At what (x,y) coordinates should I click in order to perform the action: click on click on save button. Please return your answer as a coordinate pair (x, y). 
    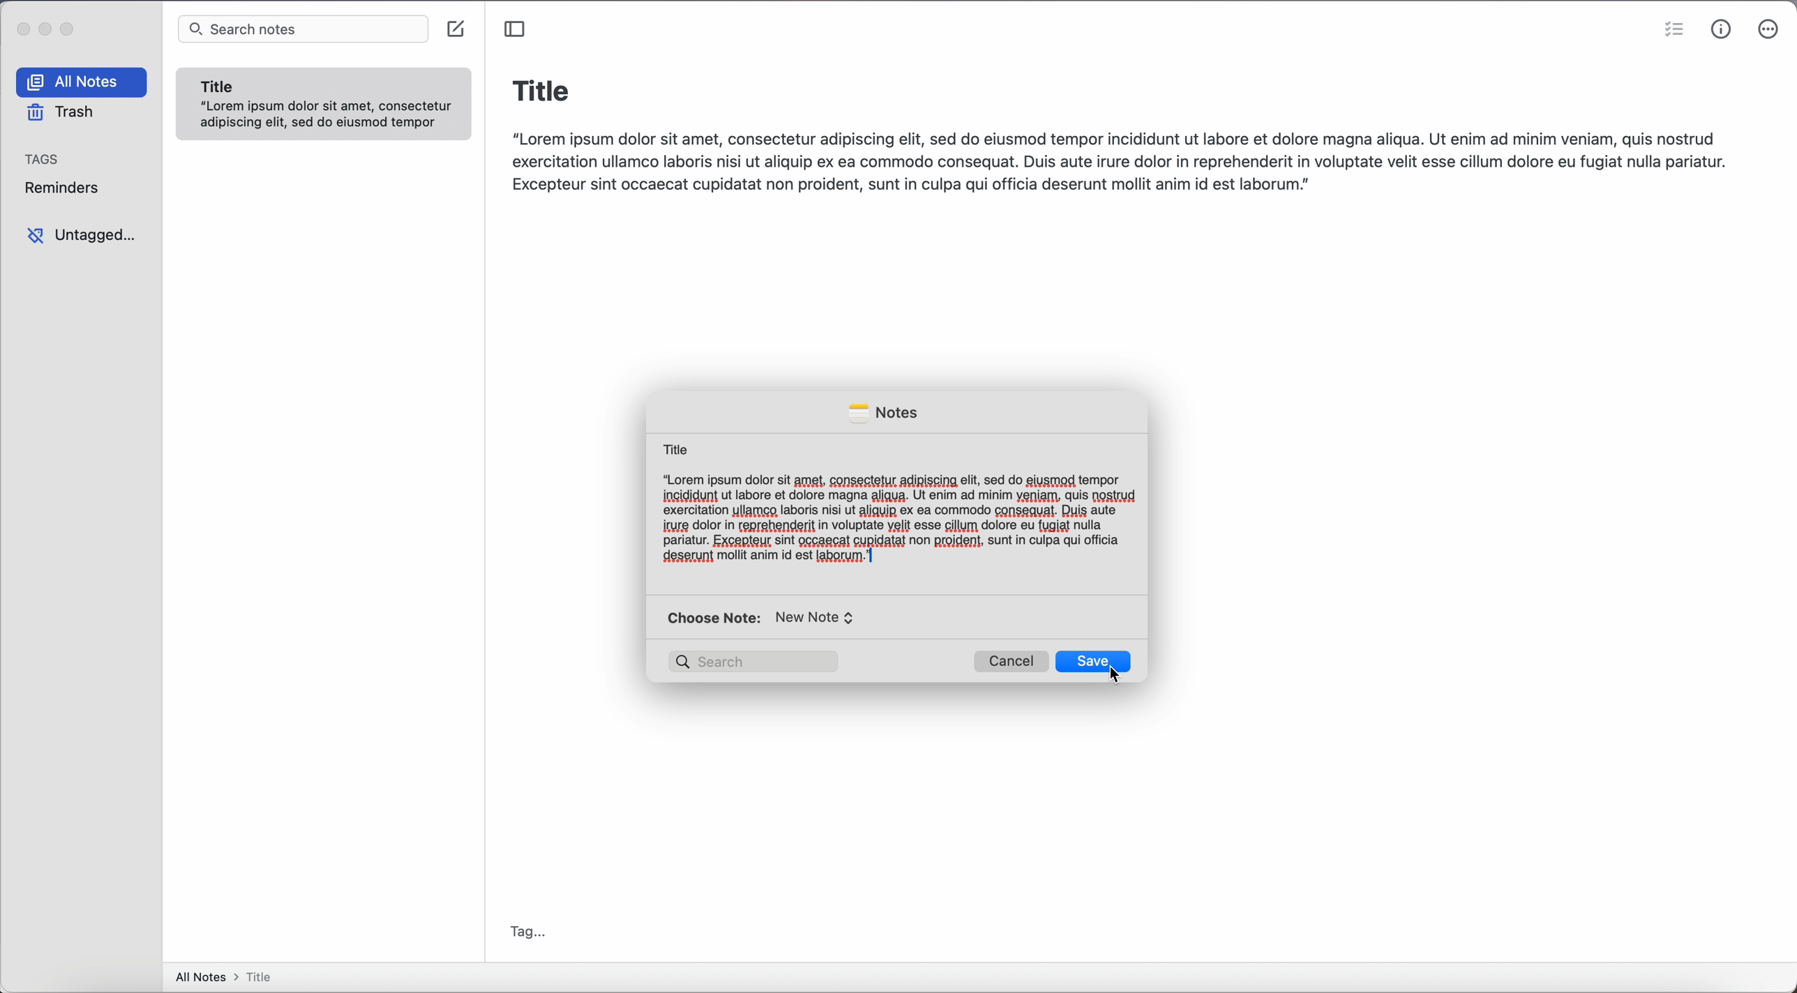
    Looking at the image, I should click on (1095, 660).